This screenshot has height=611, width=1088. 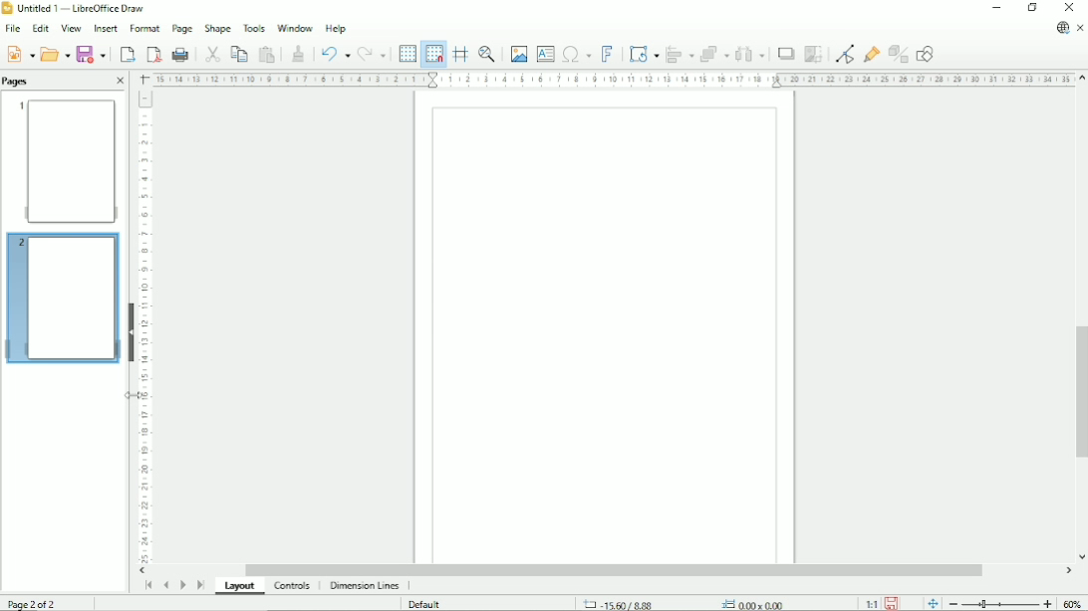 I want to click on Close document, so click(x=1081, y=29).